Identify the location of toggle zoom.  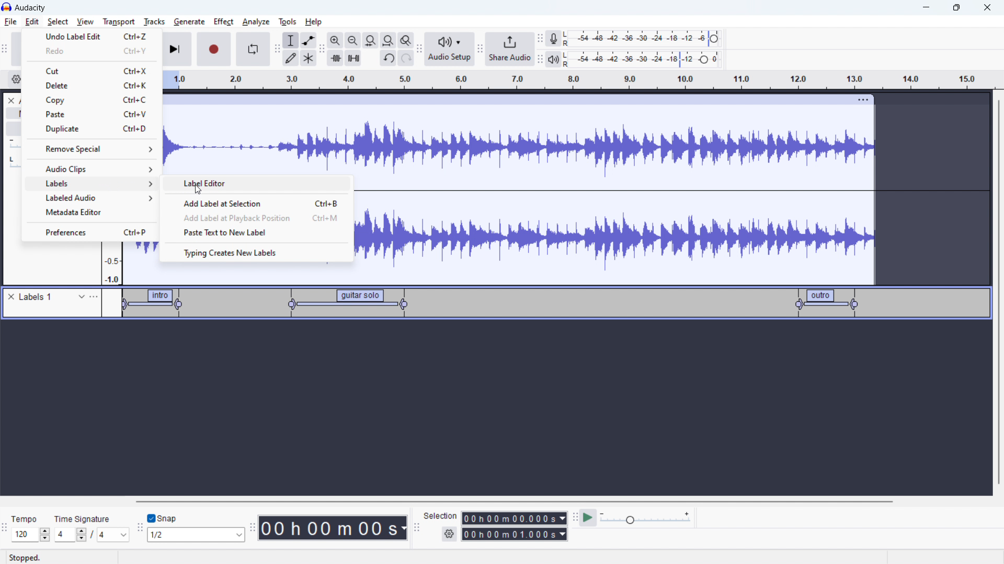
(406, 40).